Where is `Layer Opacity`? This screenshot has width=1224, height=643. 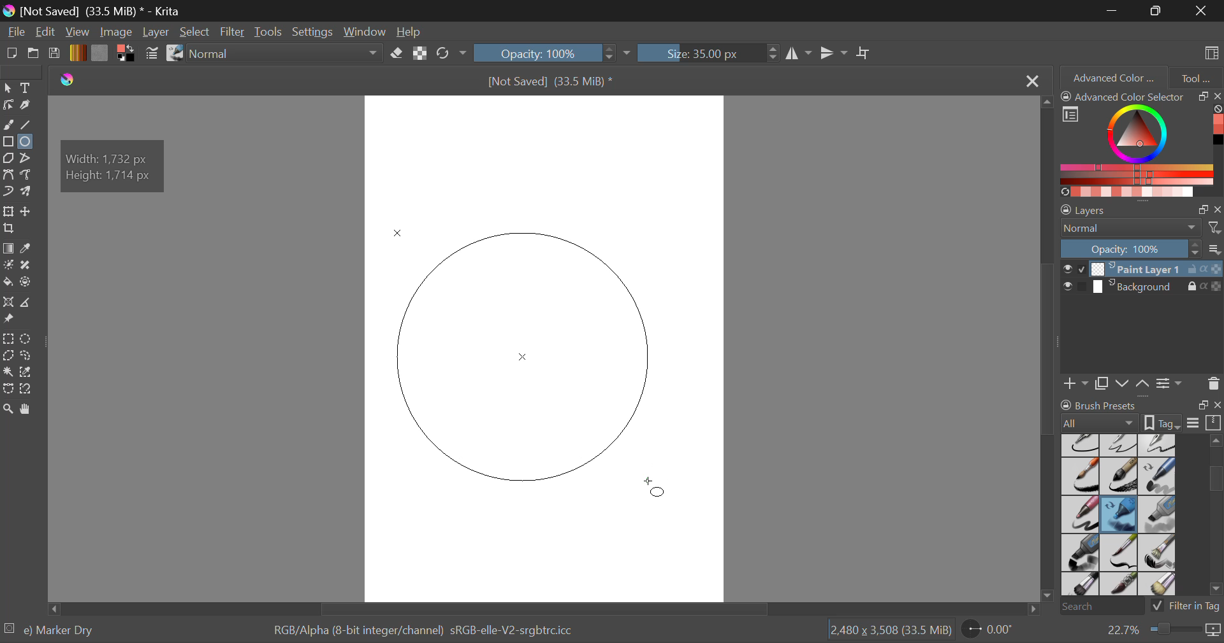 Layer Opacity is located at coordinates (1141, 248).